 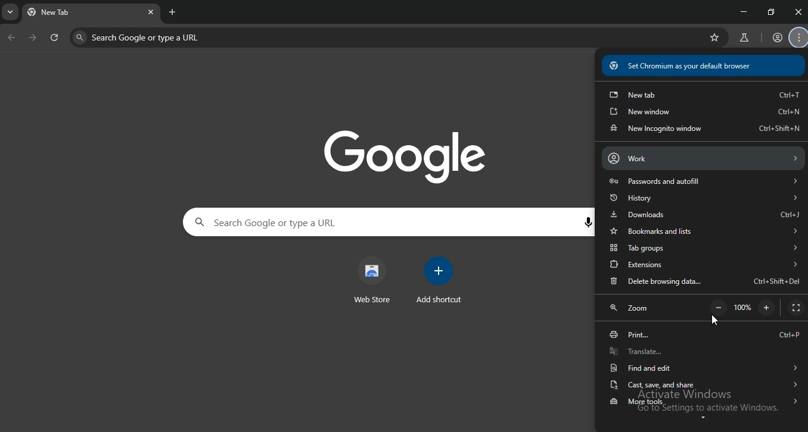 I want to click on close, so click(x=798, y=12).